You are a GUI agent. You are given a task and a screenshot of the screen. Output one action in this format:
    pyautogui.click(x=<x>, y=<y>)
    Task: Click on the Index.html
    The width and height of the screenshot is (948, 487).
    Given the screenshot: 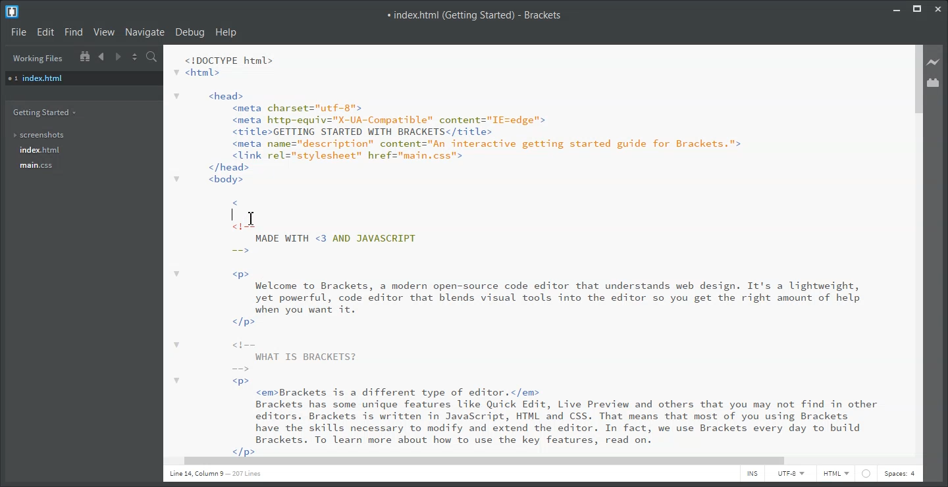 What is the action you would take?
    pyautogui.click(x=83, y=78)
    